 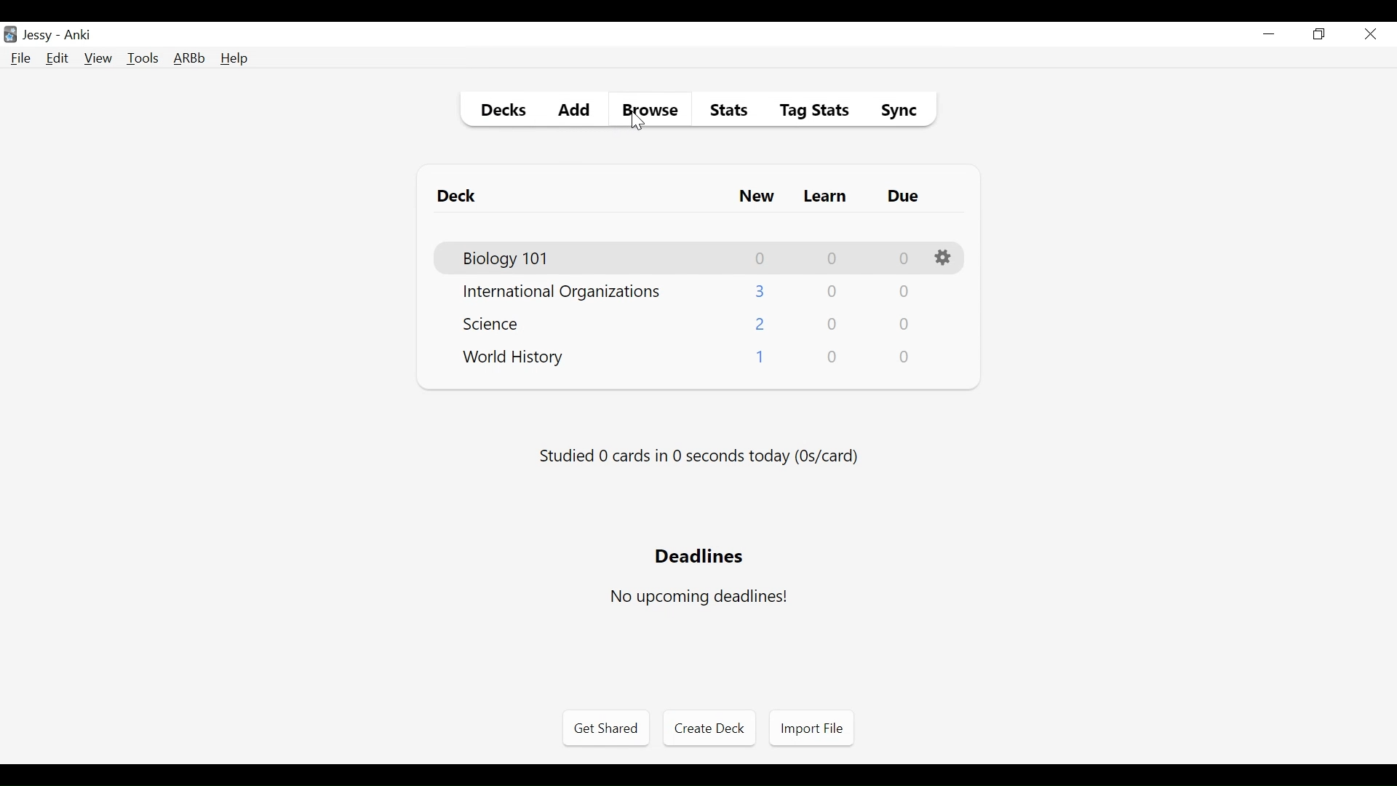 I want to click on Deck Name, so click(x=495, y=323).